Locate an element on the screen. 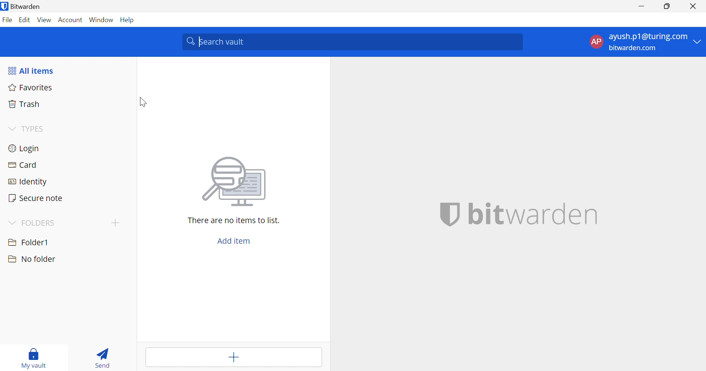 The image size is (706, 371). Favorites is located at coordinates (30, 88).